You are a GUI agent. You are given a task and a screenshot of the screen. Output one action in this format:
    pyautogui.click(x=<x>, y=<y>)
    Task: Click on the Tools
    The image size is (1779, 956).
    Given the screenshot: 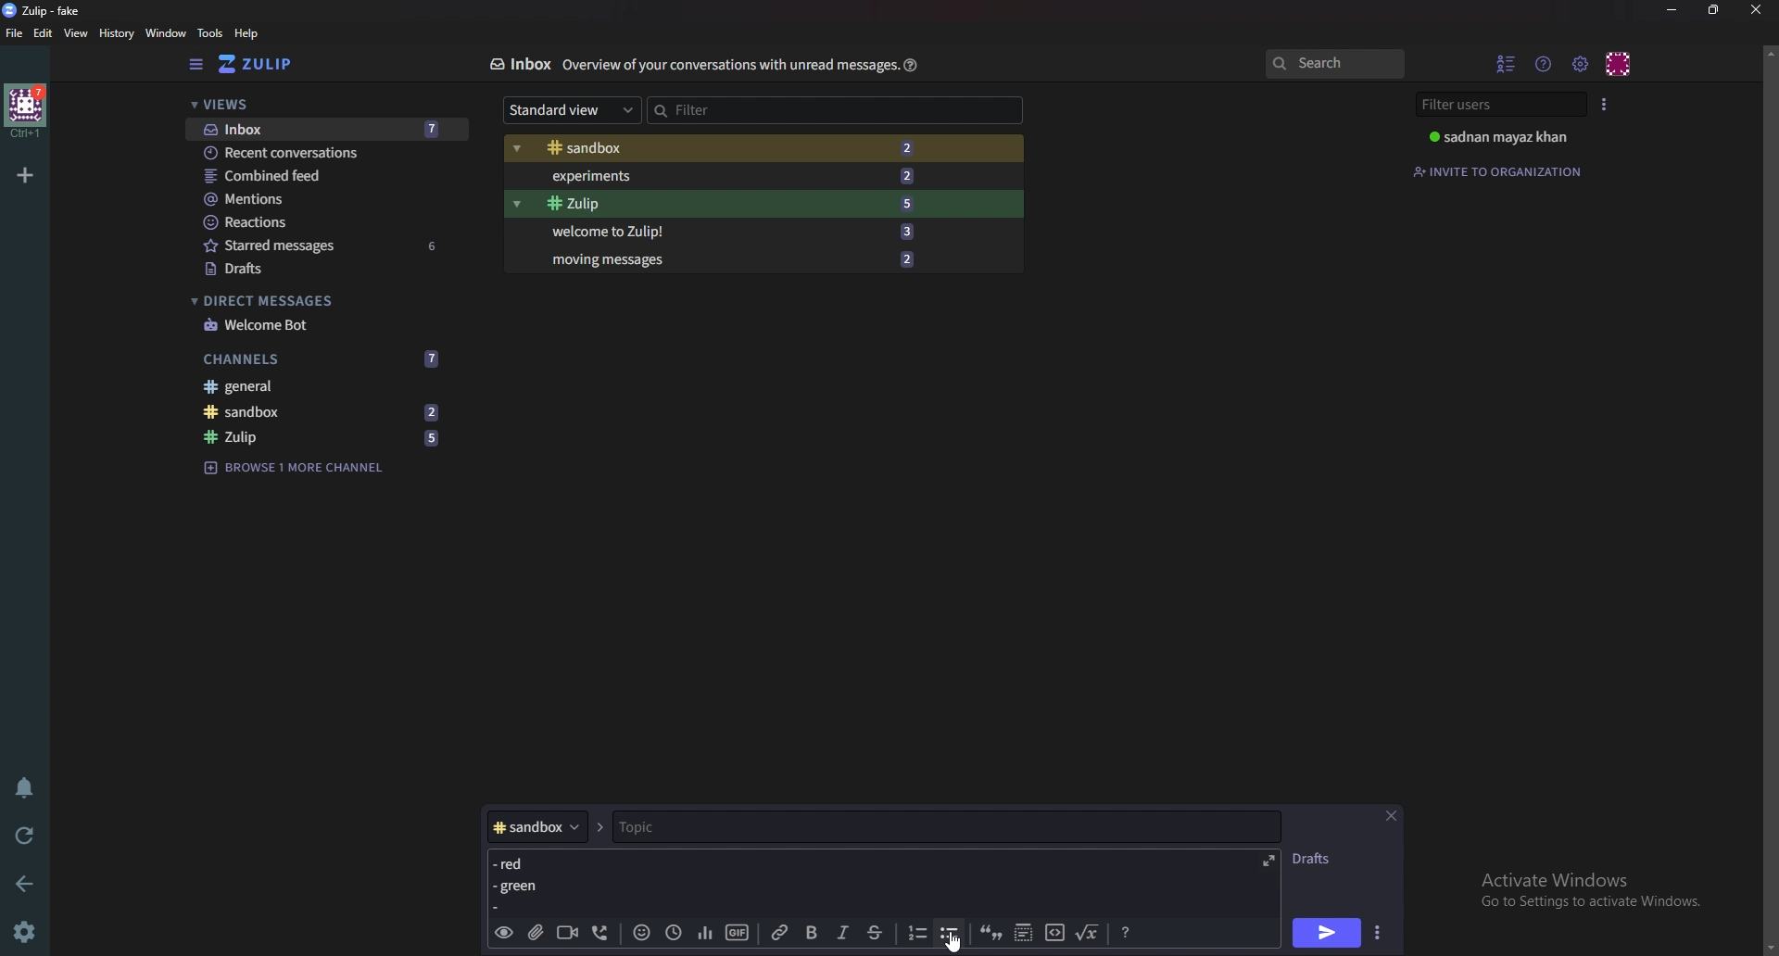 What is the action you would take?
    pyautogui.click(x=210, y=32)
    